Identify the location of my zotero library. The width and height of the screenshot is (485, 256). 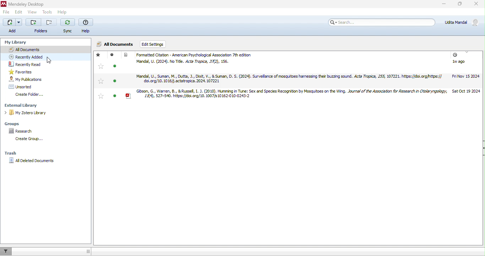
(29, 113).